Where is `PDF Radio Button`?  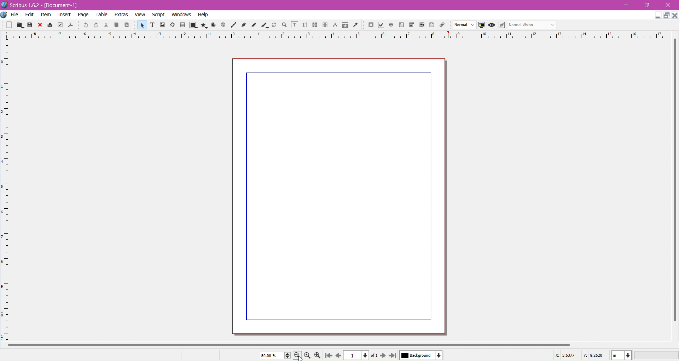 PDF Radio Button is located at coordinates (391, 24).